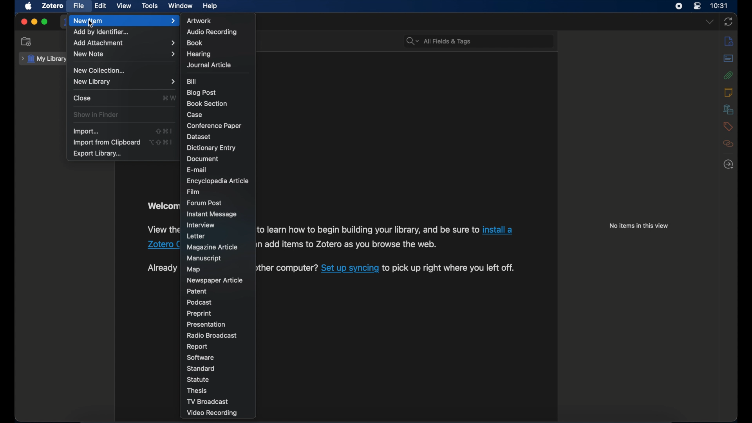 This screenshot has width=752, height=423. What do you see at coordinates (211, 214) in the screenshot?
I see `instant message` at bounding box center [211, 214].